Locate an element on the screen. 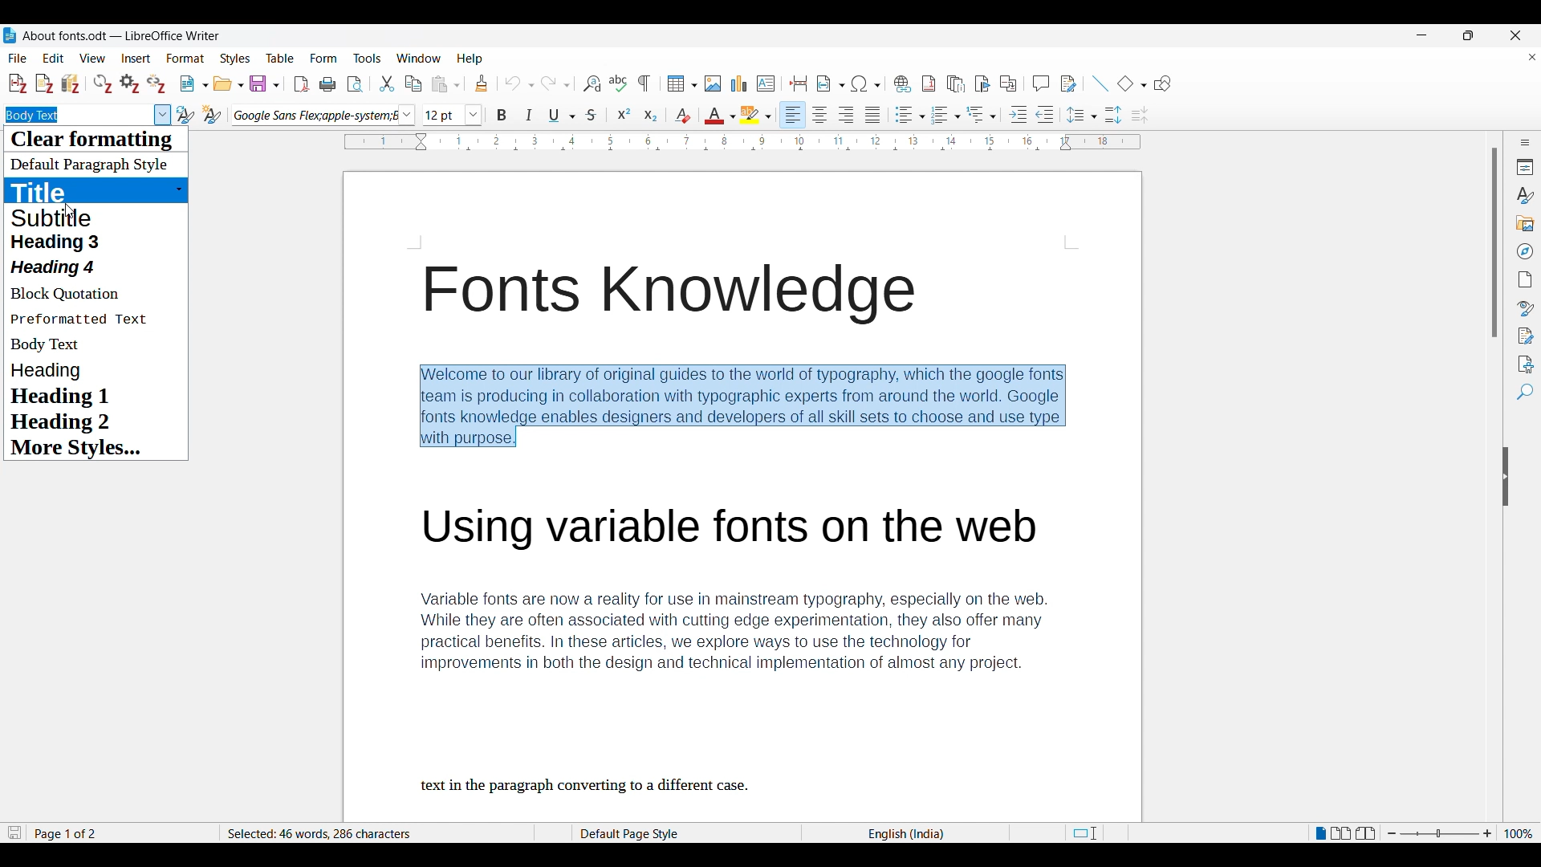  text in the paragraph converting to a different case. is located at coordinates (586, 785).